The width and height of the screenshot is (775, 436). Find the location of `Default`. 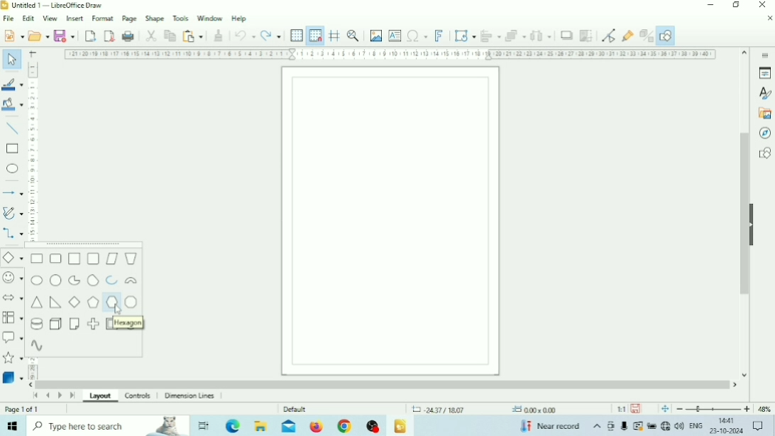

Default is located at coordinates (295, 409).